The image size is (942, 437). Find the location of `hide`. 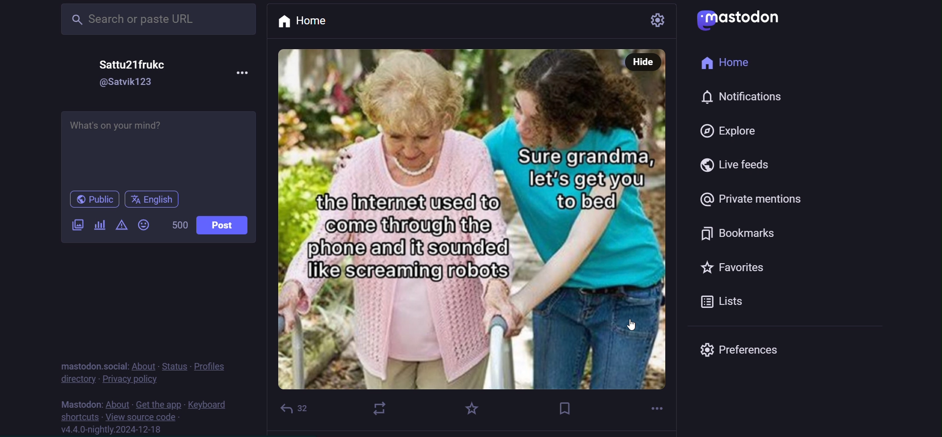

hide is located at coordinates (643, 62).